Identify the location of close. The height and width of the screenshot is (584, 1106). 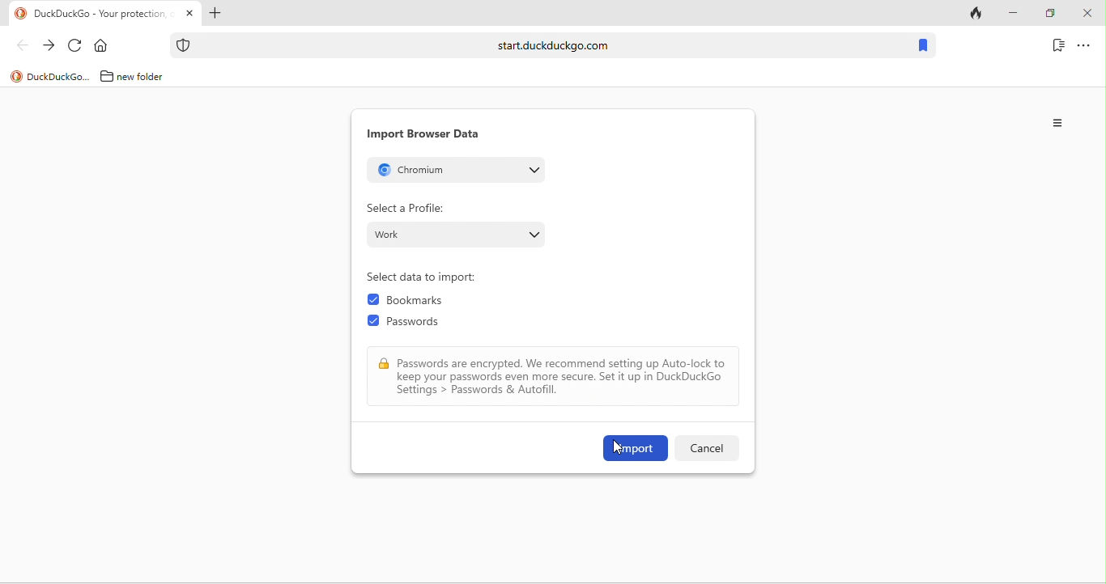
(1087, 14).